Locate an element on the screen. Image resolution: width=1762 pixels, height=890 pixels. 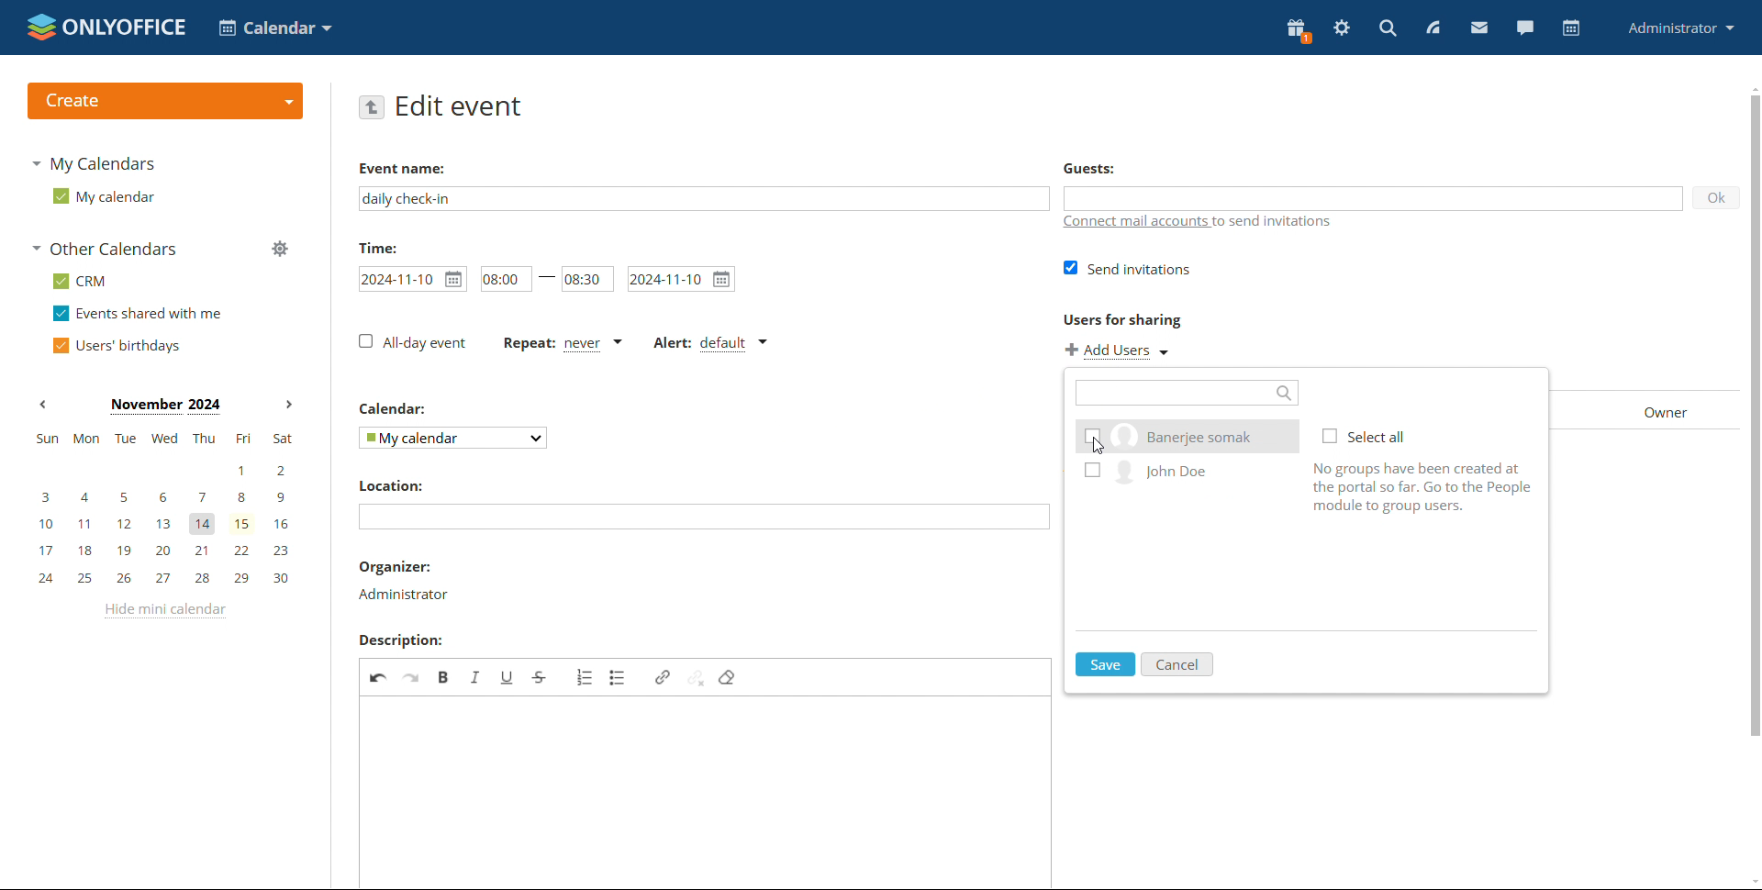
cancel is located at coordinates (1178, 664).